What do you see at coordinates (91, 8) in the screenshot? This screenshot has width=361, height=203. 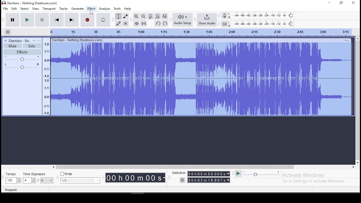 I see `effect` at bounding box center [91, 8].